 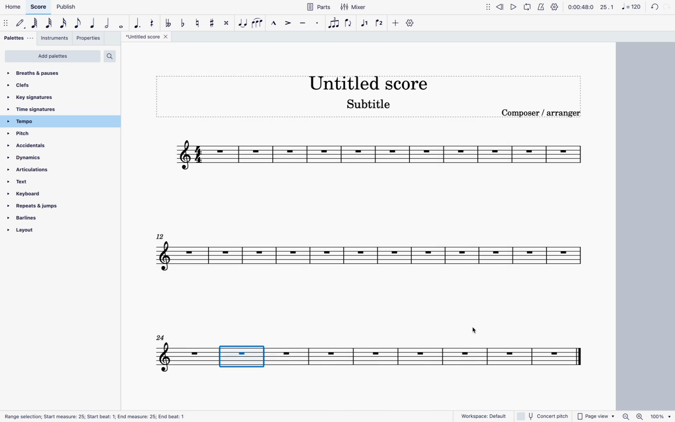 I want to click on 64th note, so click(x=35, y=23).